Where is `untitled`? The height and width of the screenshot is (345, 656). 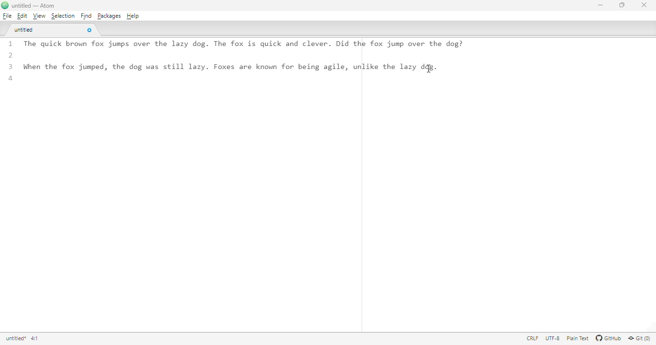 untitled is located at coordinates (25, 30).